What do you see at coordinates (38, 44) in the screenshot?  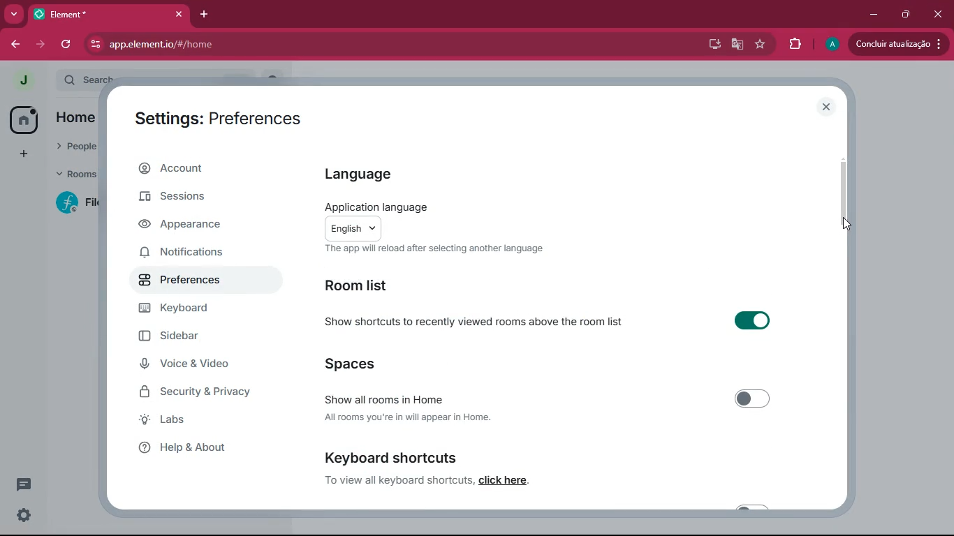 I see `forward` at bounding box center [38, 44].